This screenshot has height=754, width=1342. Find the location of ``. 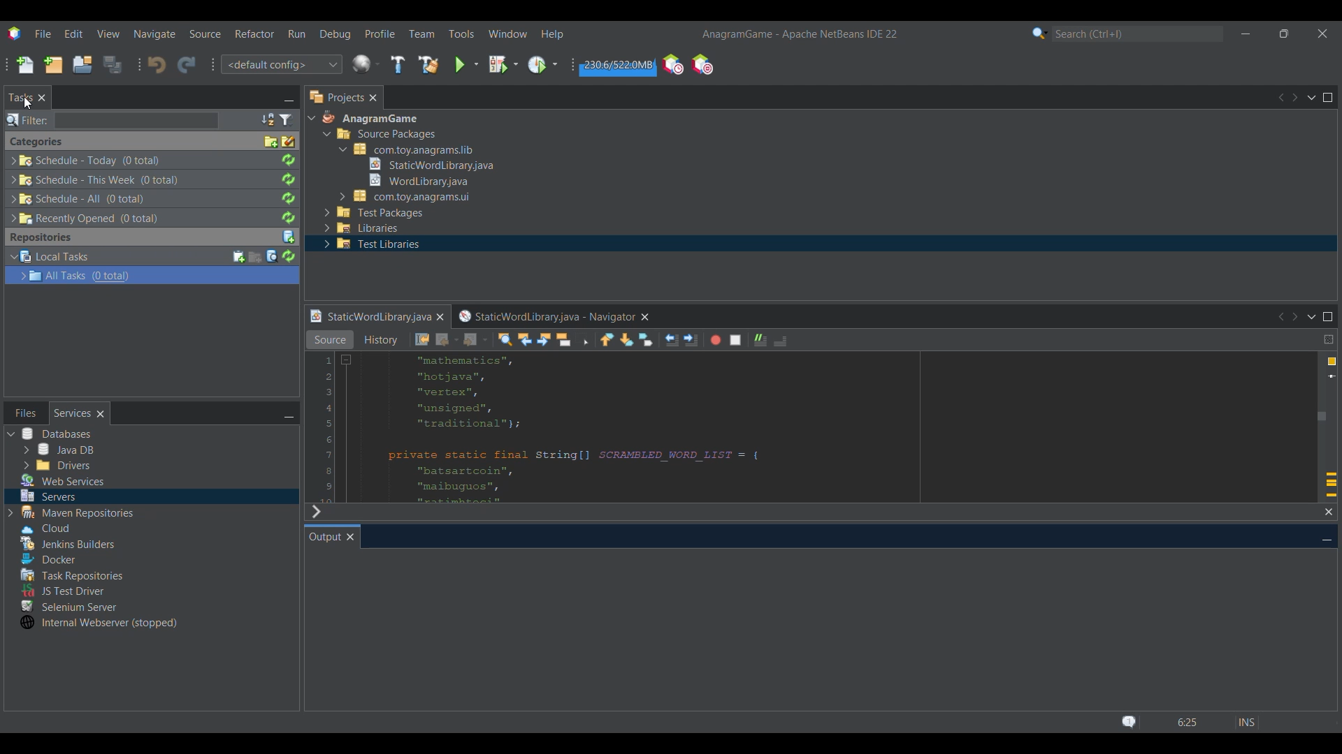

 is located at coordinates (415, 179).